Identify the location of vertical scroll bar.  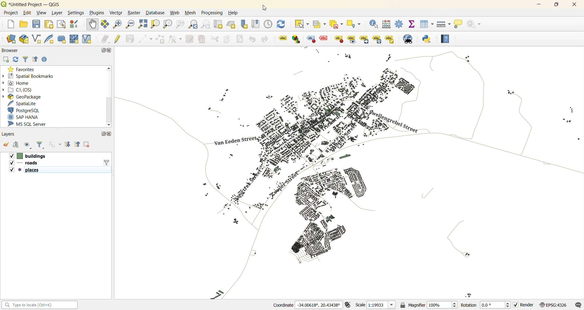
(109, 96).